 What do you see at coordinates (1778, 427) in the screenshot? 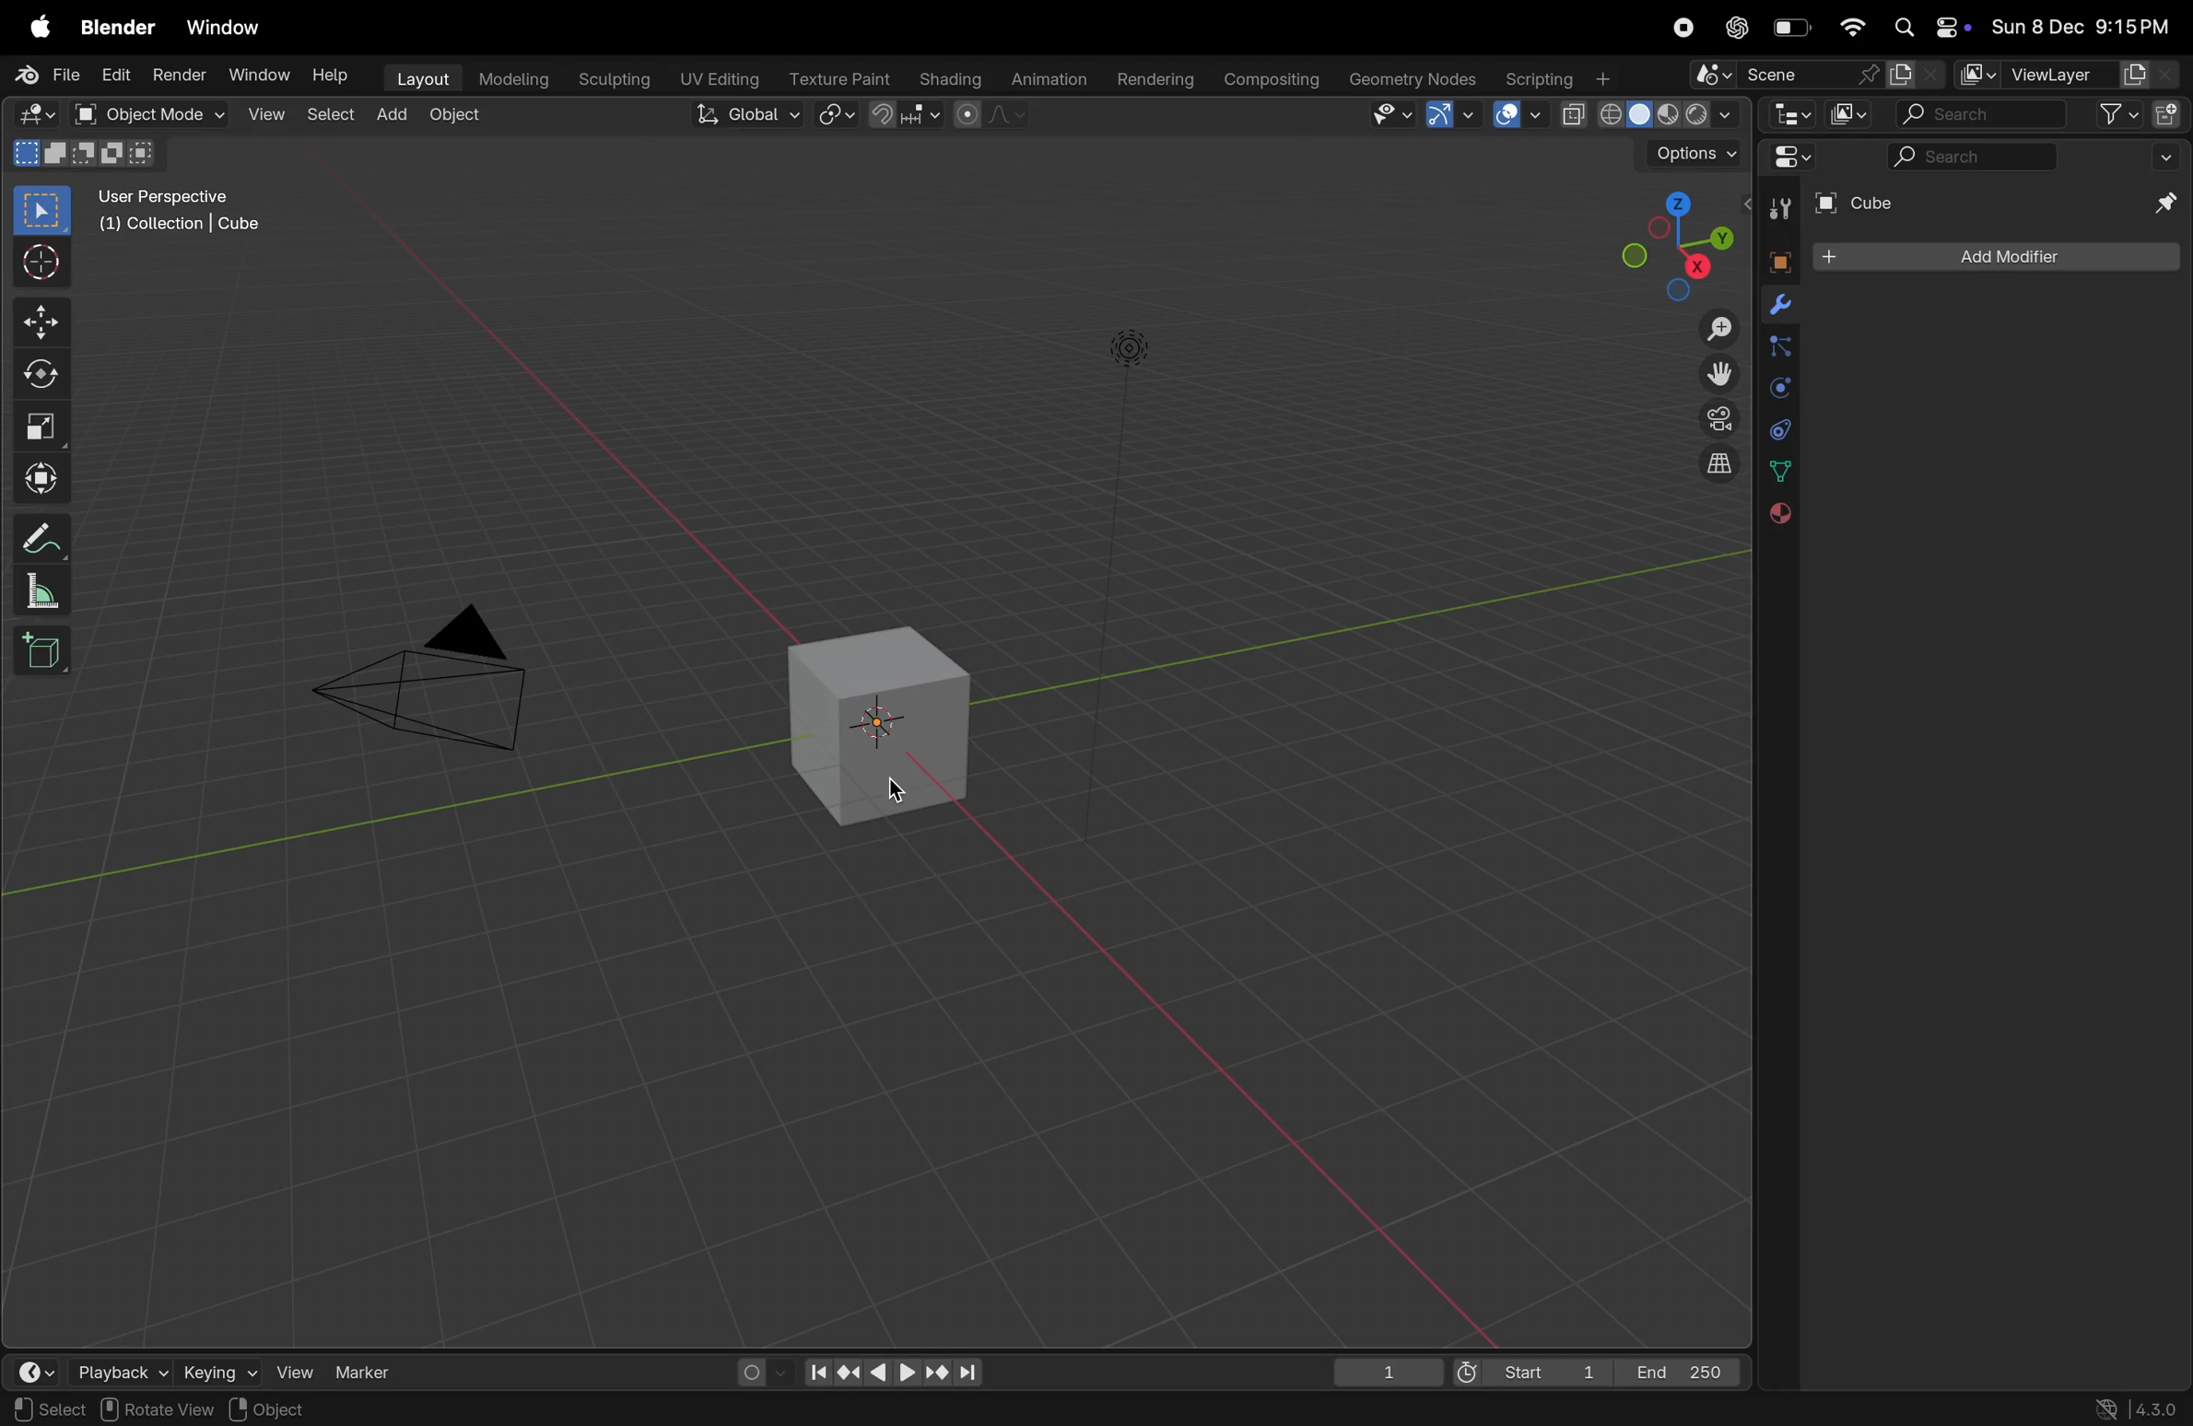
I see `constraints` at bounding box center [1778, 427].